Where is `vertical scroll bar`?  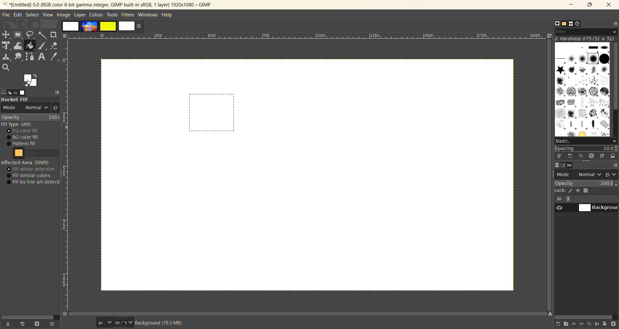
vertical scroll bar is located at coordinates (614, 77).